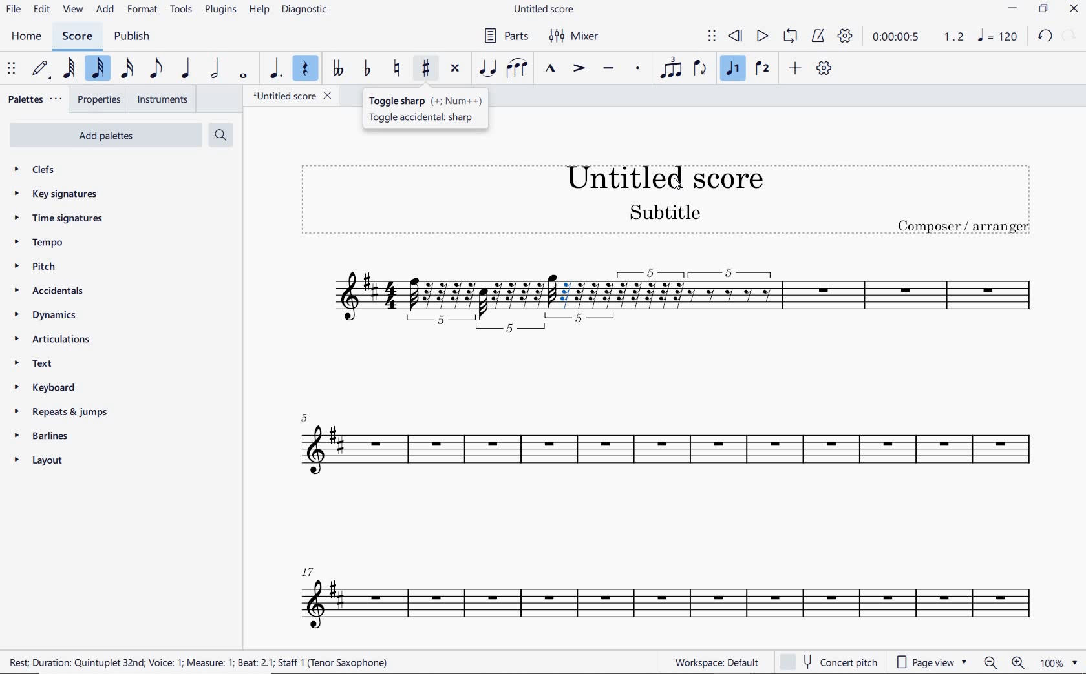 The width and height of the screenshot is (1086, 674). I want to click on rest duration, so click(198, 662).